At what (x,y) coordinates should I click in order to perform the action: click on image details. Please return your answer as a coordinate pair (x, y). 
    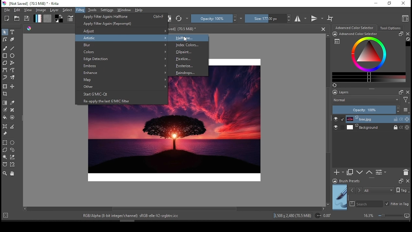
    Looking at the image, I should click on (293, 216).